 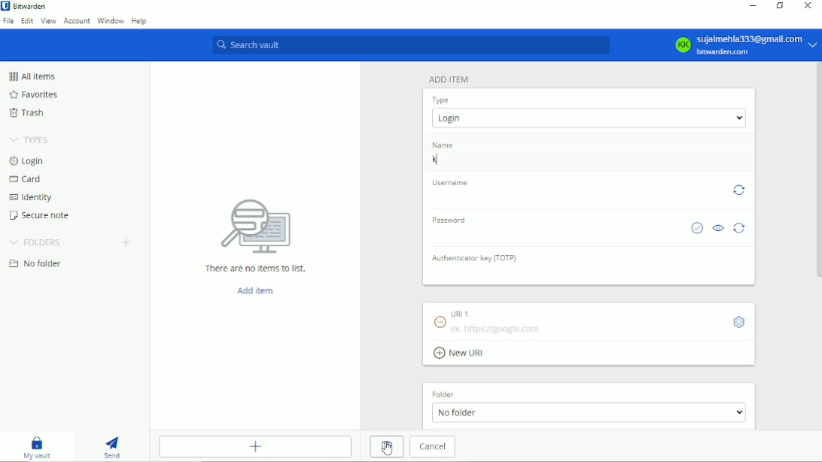 What do you see at coordinates (554, 236) in the screenshot?
I see `add password` at bounding box center [554, 236].